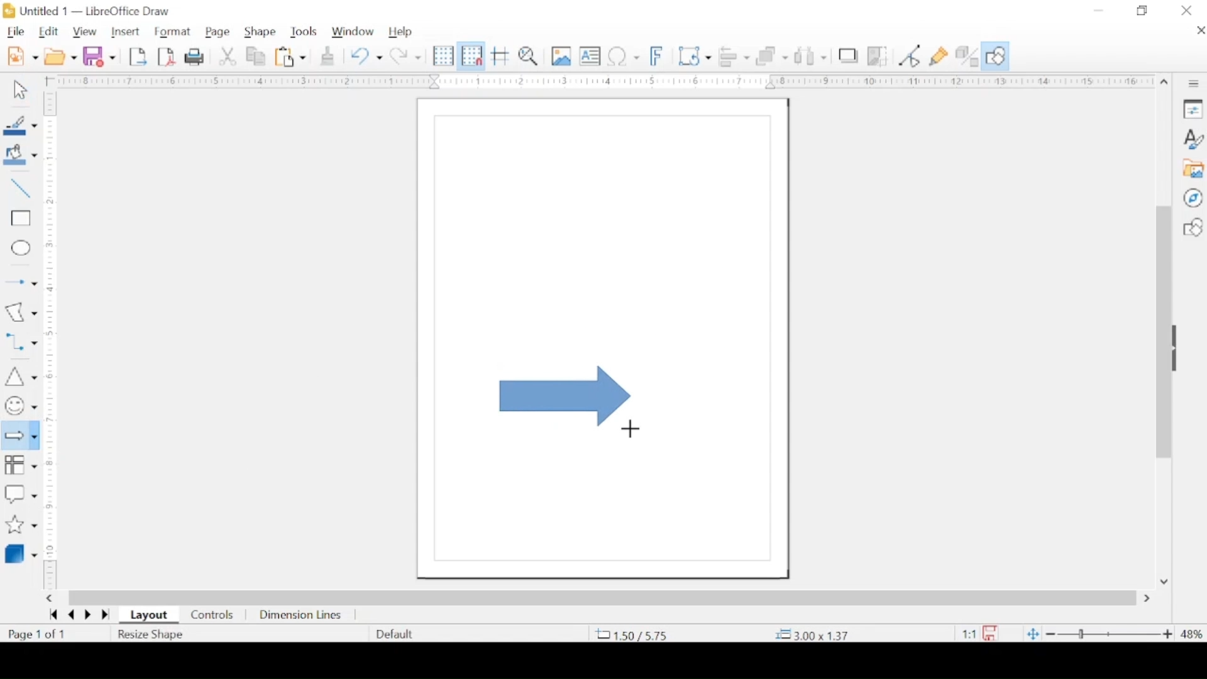  Describe the element at coordinates (1188, 11) in the screenshot. I see `close` at that location.